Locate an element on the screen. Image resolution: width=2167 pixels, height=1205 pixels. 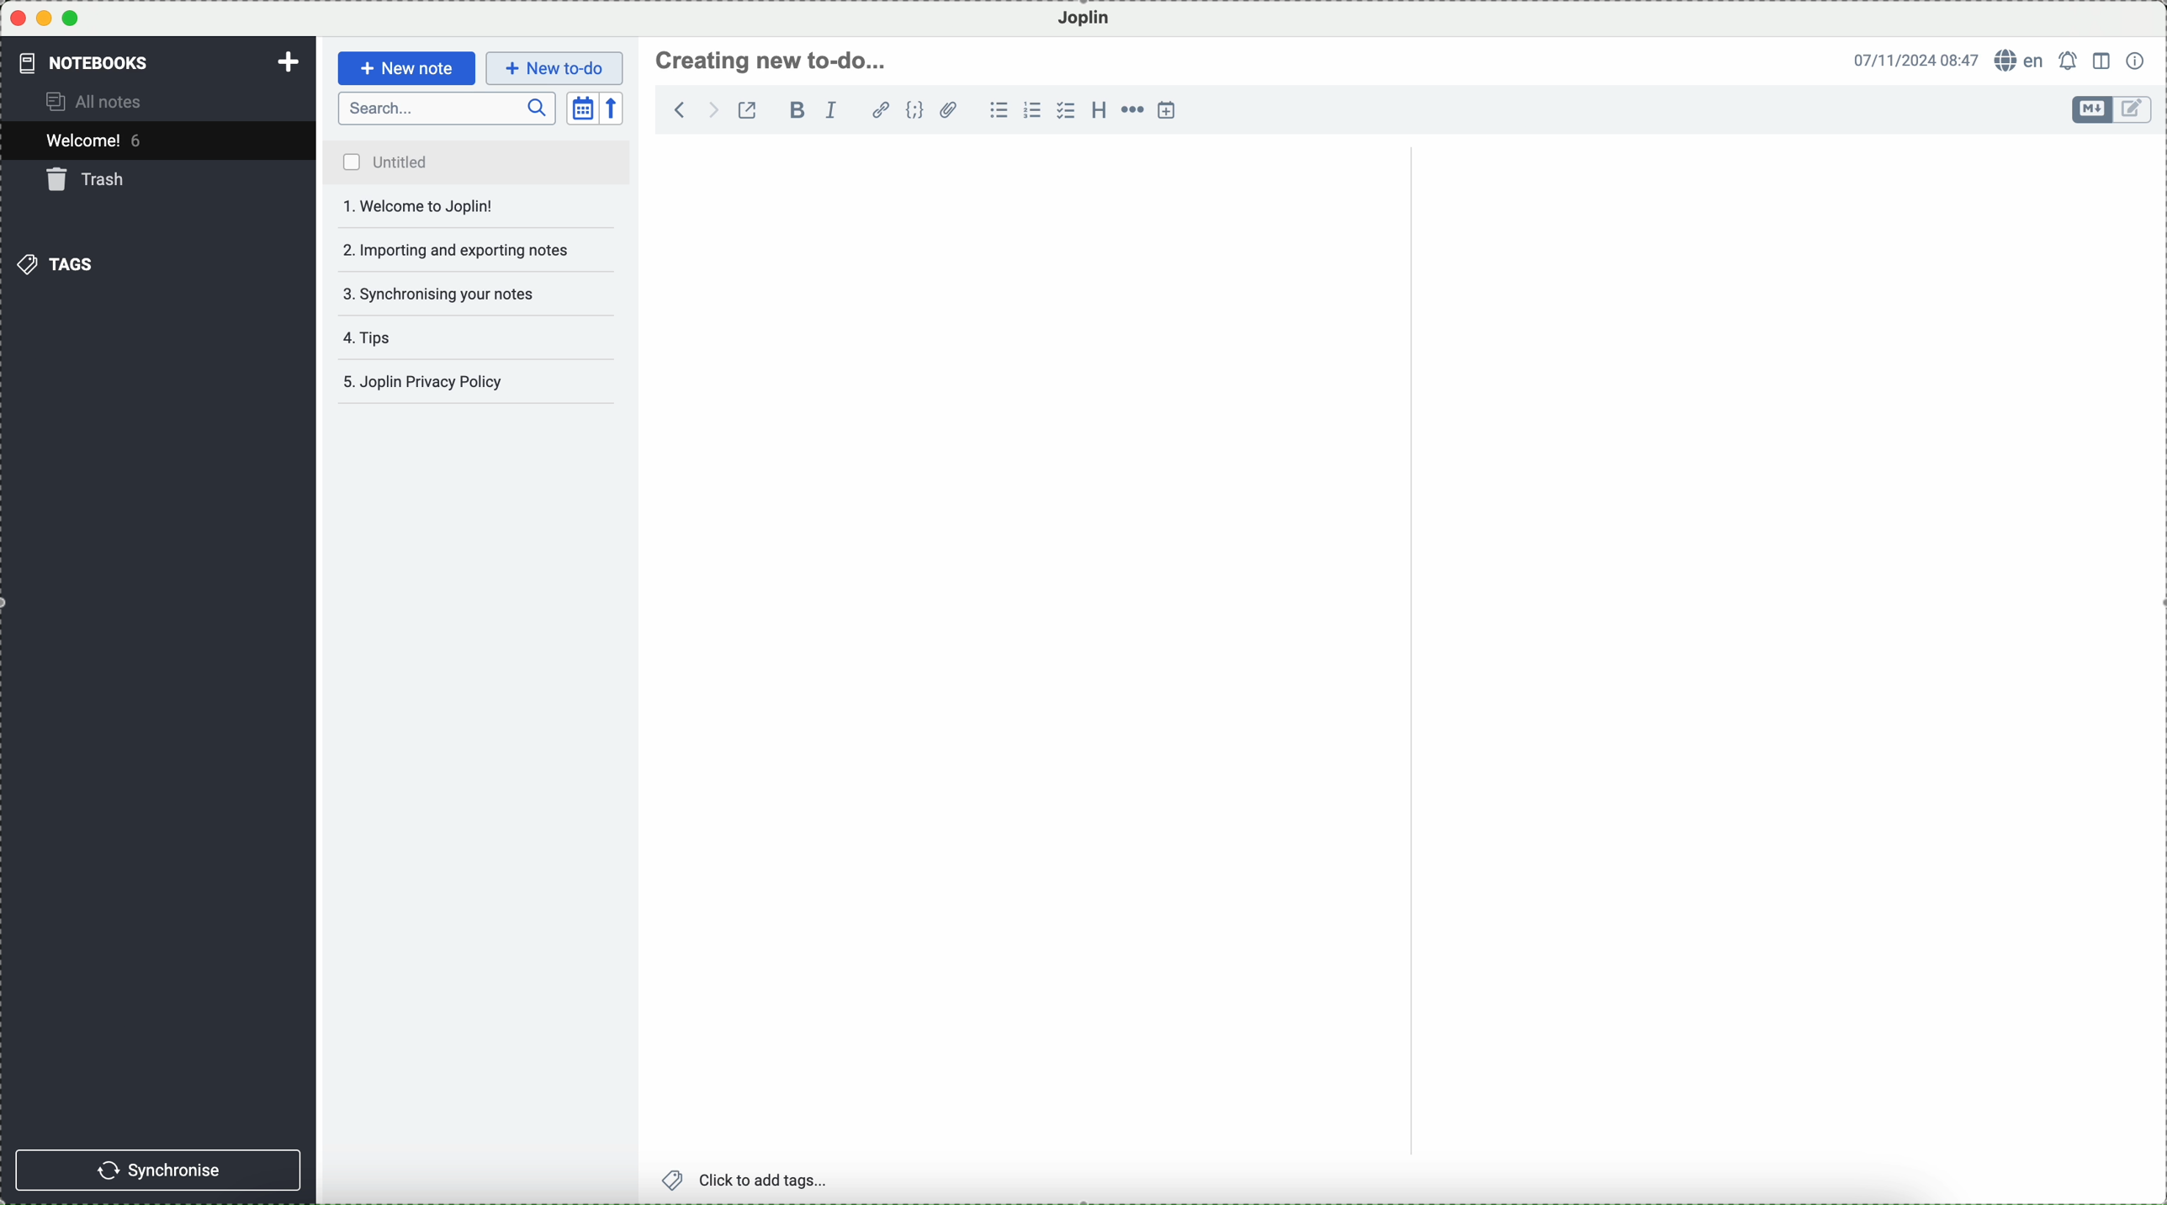
add tags is located at coordinates (748, 1181).